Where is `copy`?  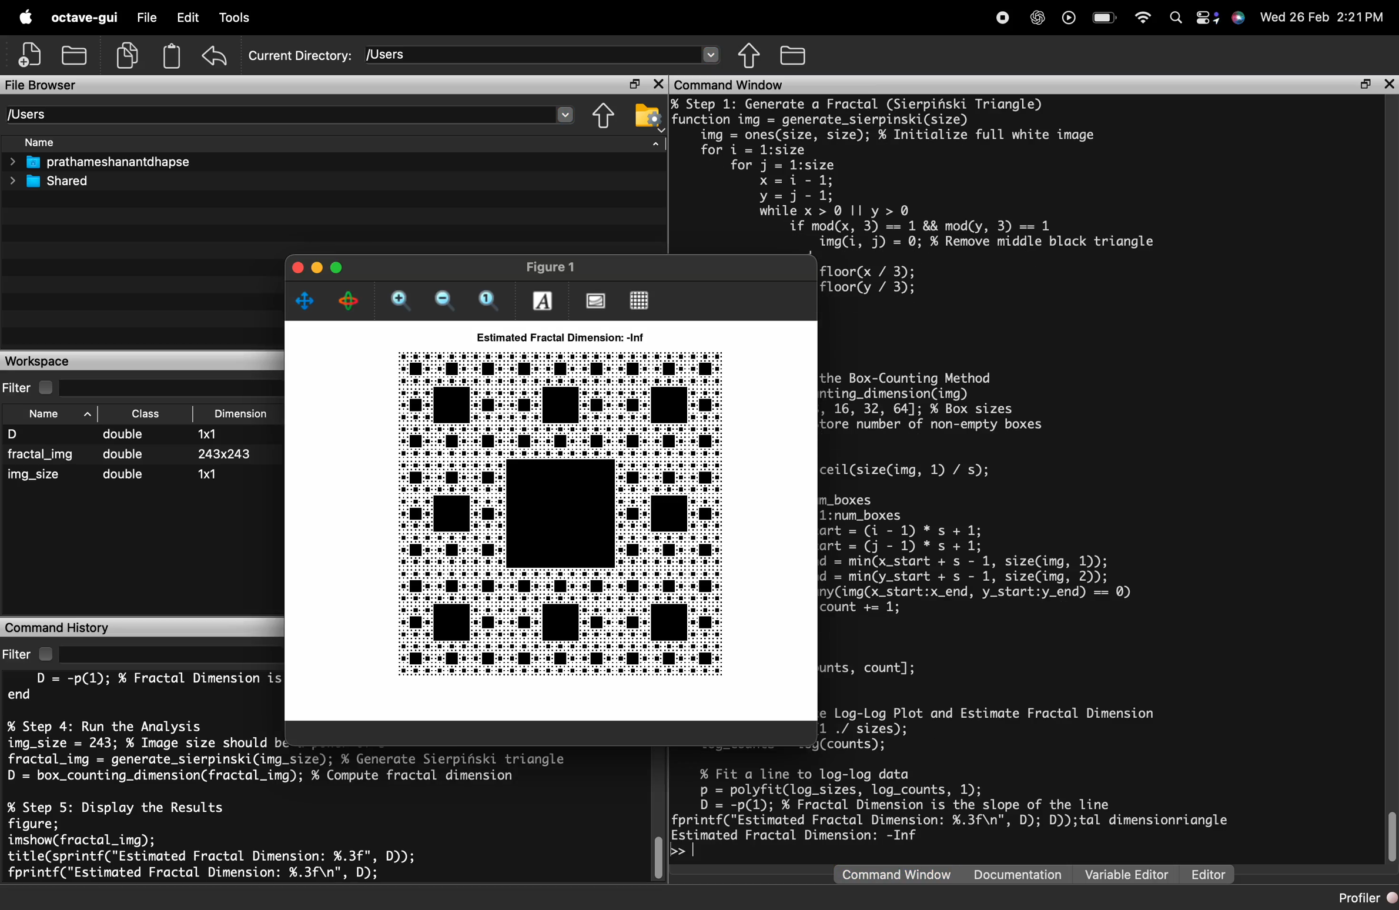 copy is located at coordinates (129, 59).